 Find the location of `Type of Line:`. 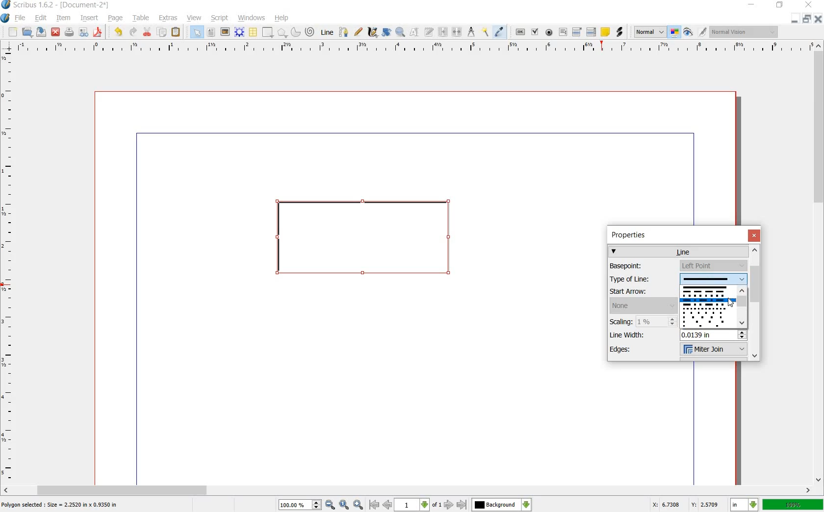

Type of Line: is located at coordinates (640, 280).